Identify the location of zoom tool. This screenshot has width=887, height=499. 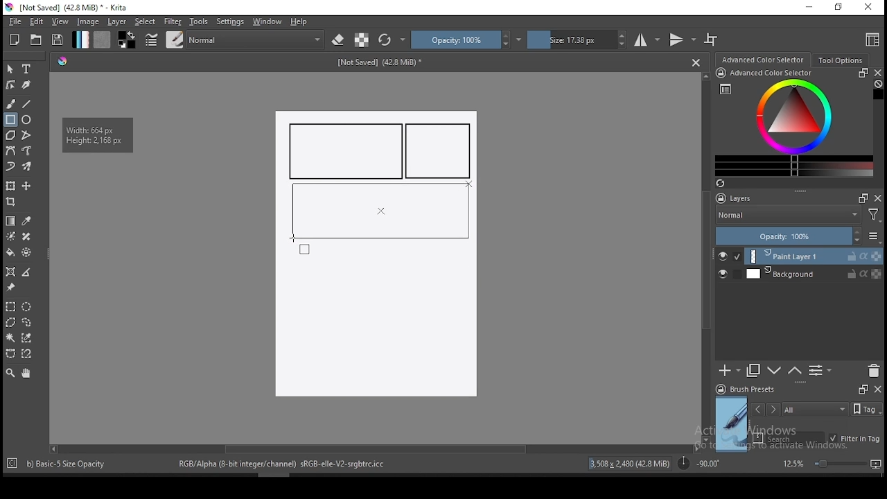
(10, 372).